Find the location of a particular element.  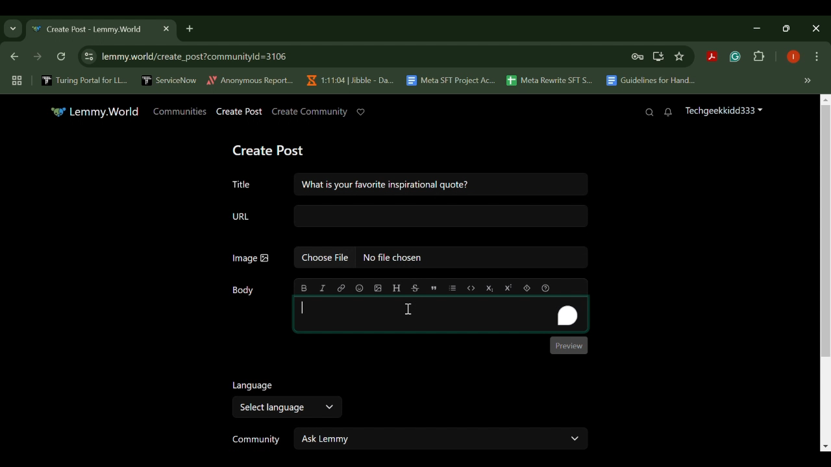

formatting help is located at coordinates (545, 287).